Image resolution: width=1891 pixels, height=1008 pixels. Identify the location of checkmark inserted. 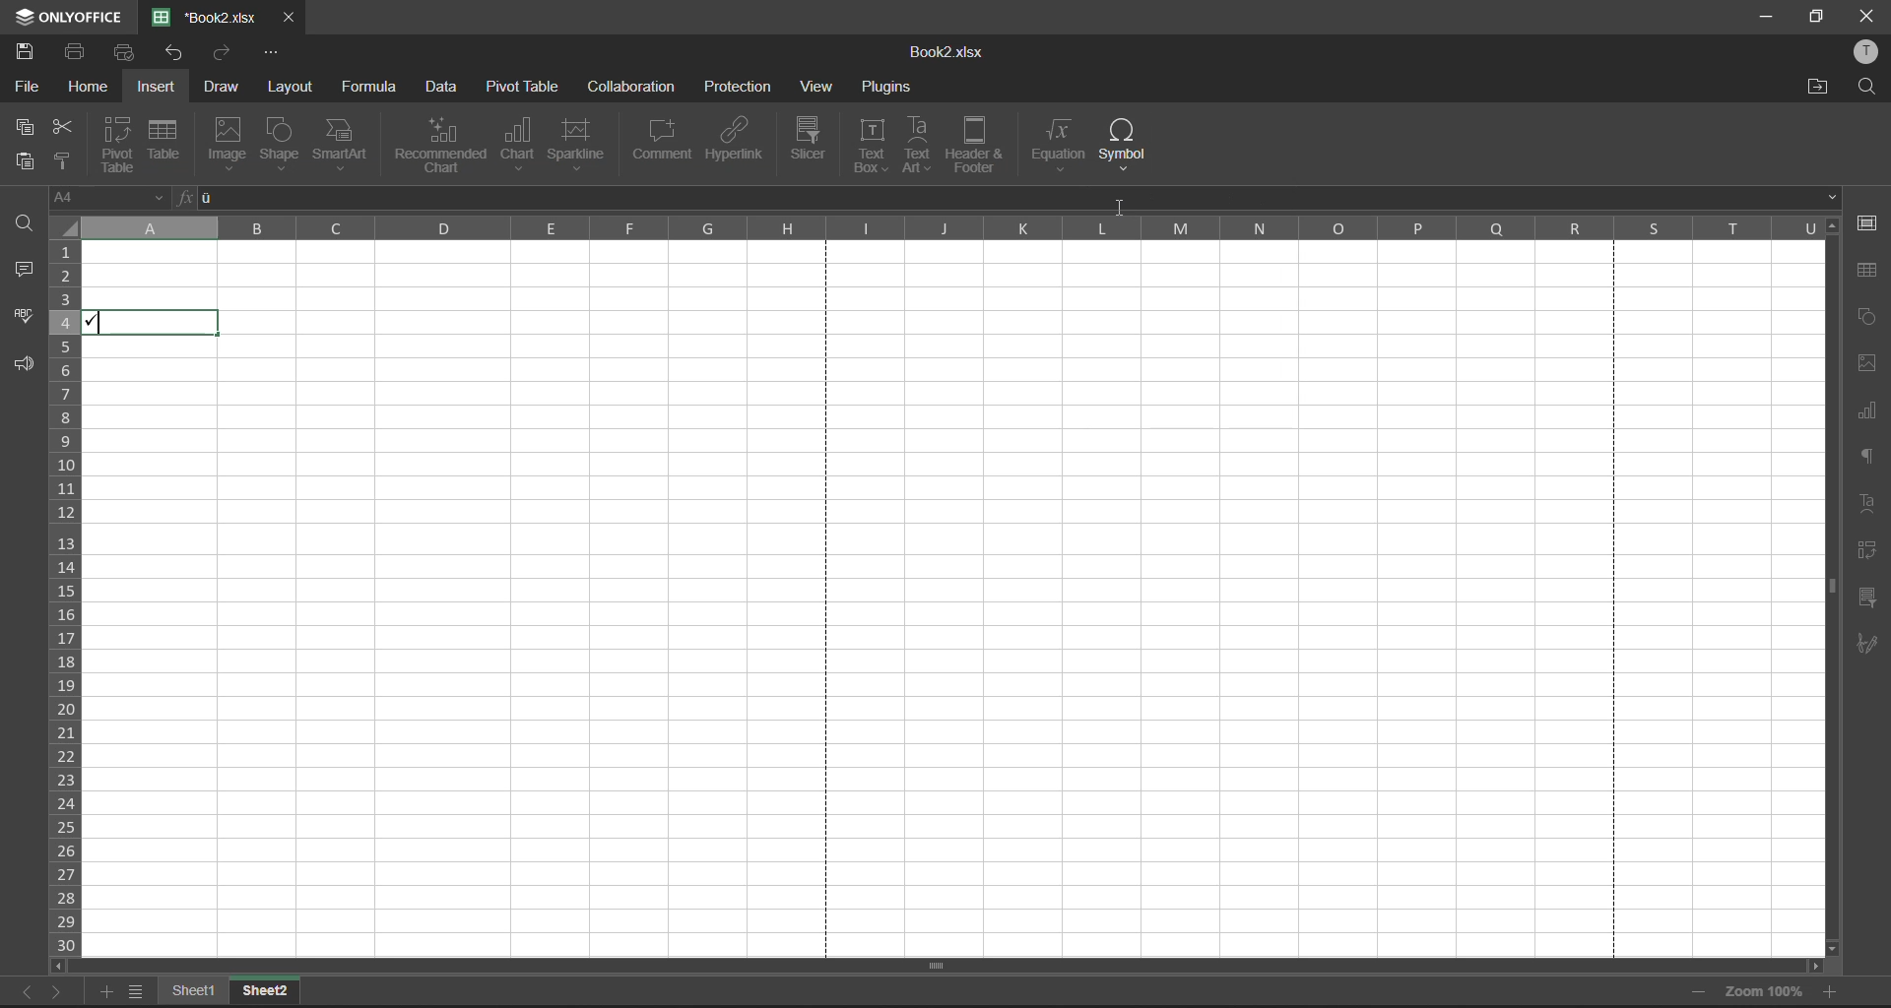
(152, 322).